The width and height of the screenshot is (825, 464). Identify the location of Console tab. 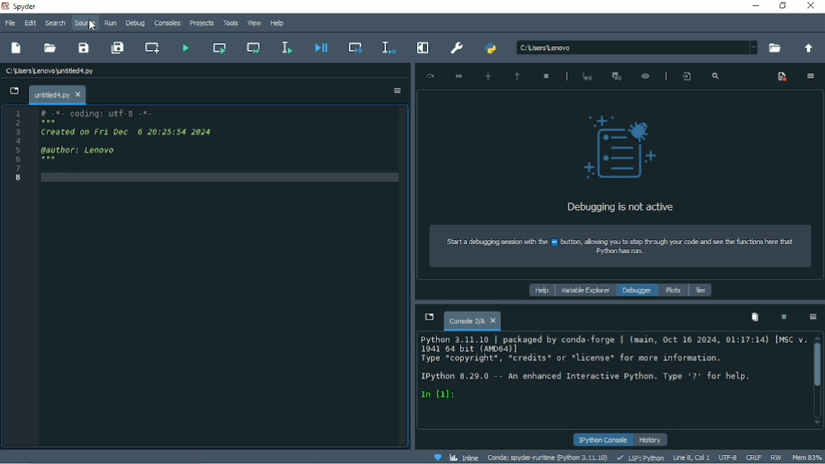
(472, 321).